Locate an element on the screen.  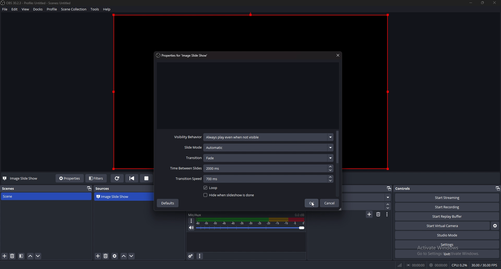
hide when slideshow is done is located at coordinates (230, 195).